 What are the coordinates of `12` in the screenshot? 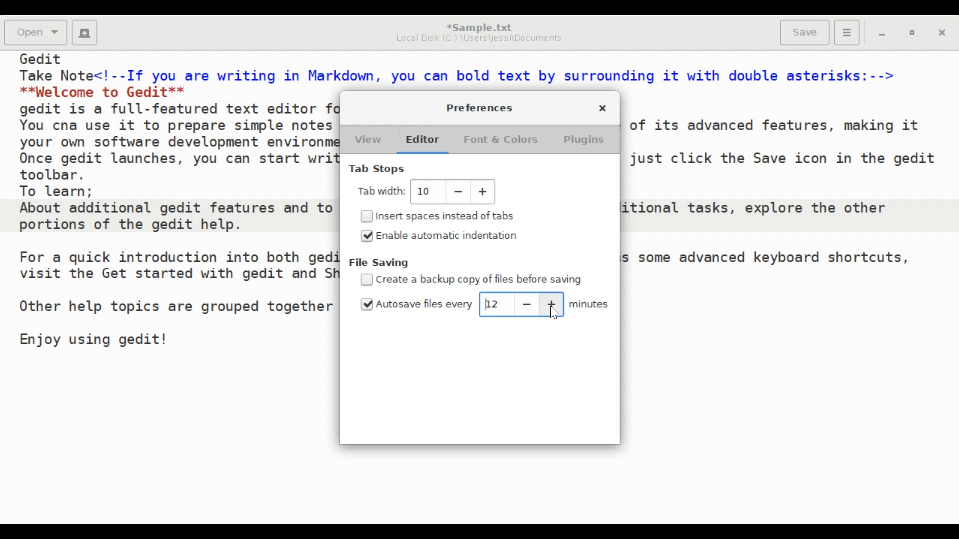 It's located at (494, 304).